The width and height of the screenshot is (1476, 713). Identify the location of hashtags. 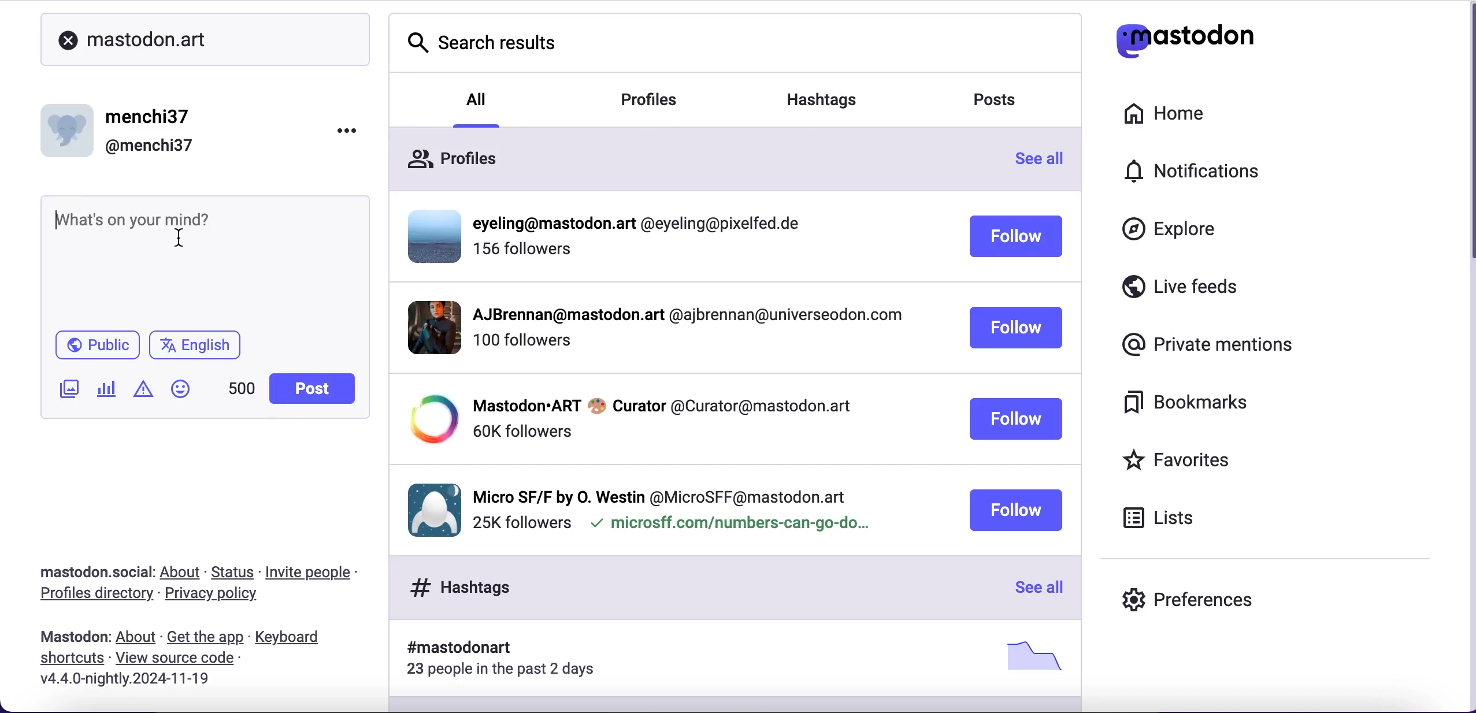
(690, 587).